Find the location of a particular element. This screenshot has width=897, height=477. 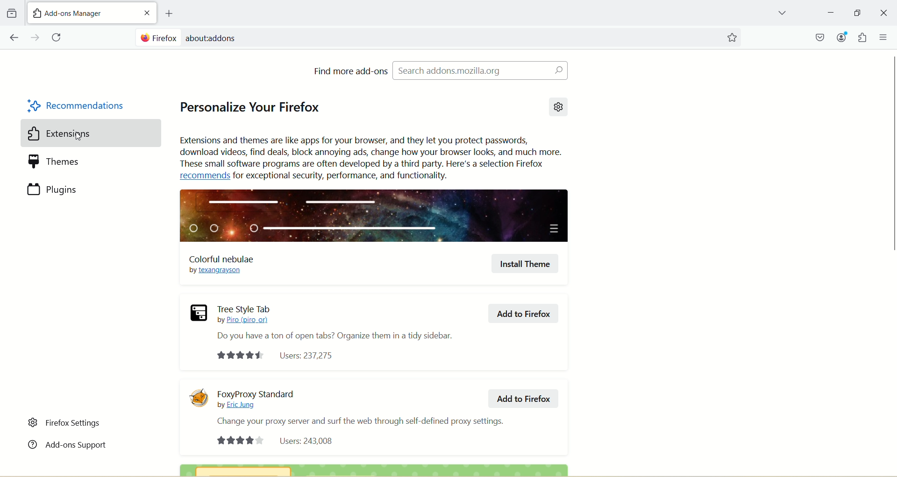

Image is located at coordinates (376, 216).